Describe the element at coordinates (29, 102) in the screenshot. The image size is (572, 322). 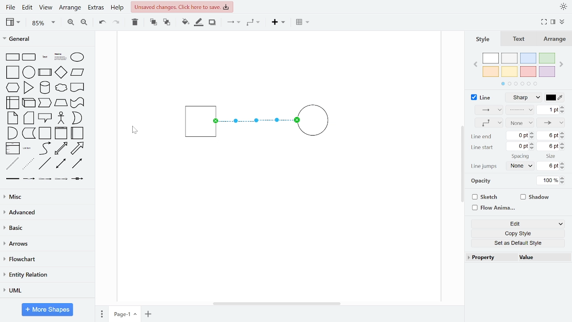
I see `cube` at that location.